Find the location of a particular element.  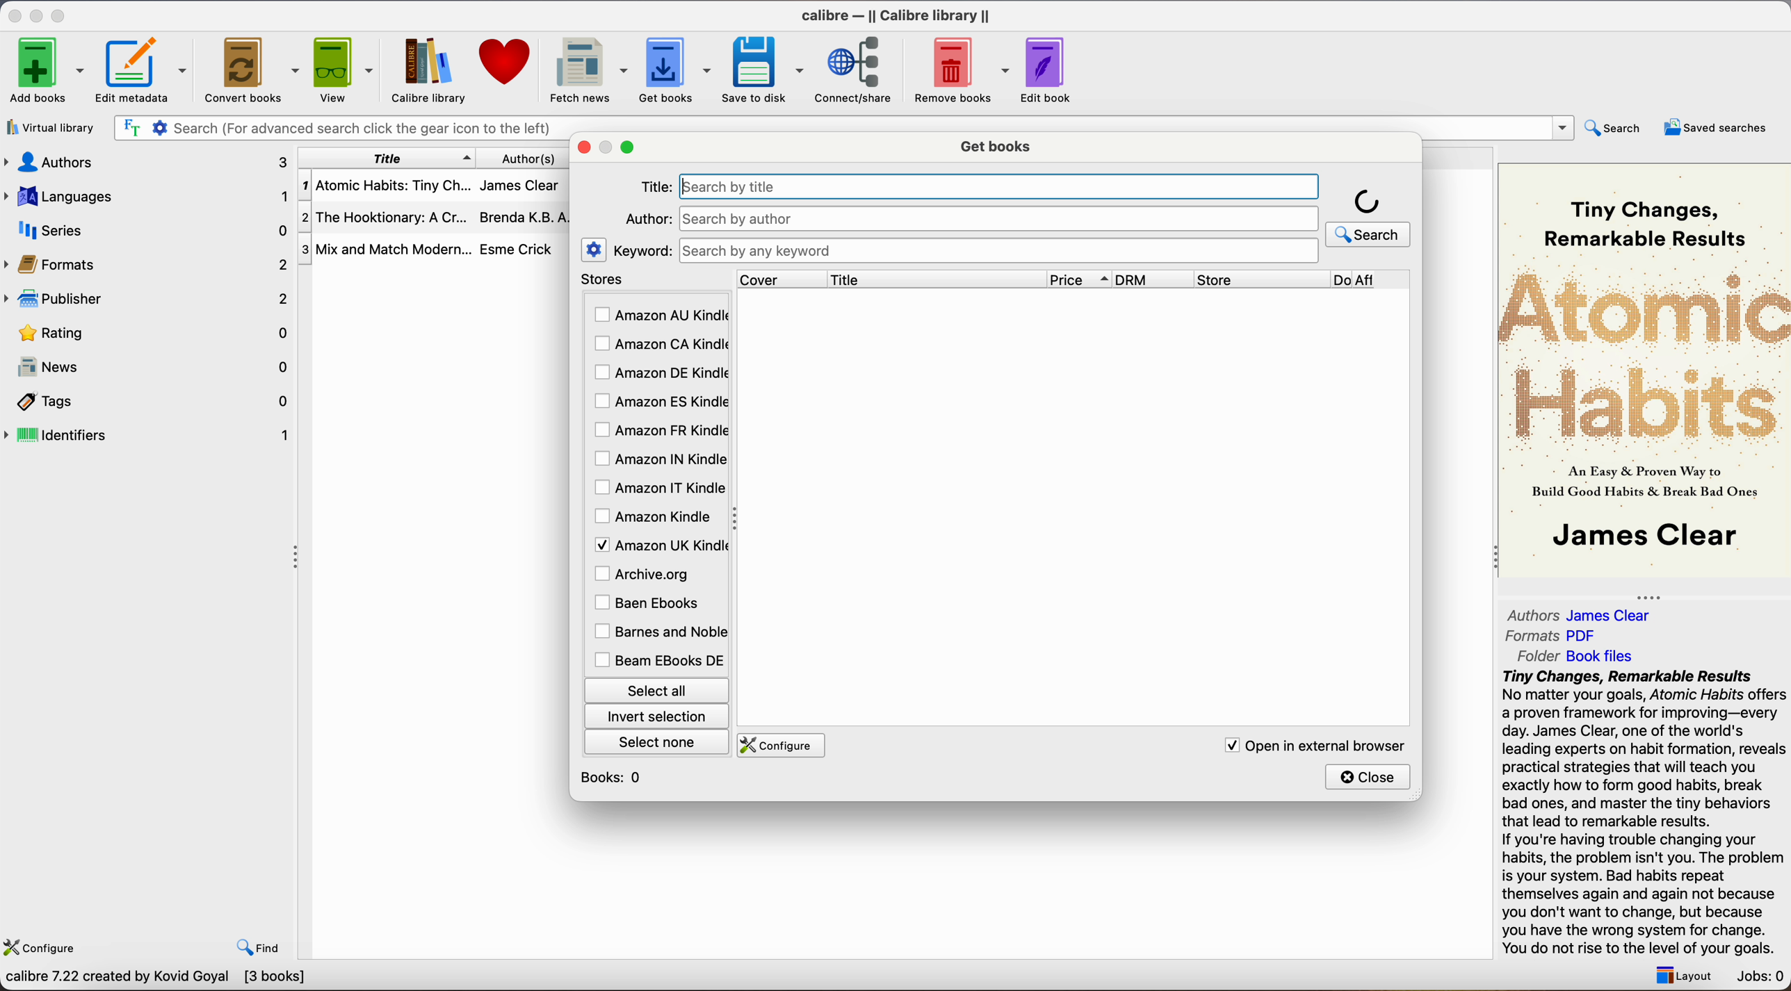

layout is located at coordinates (1680, 975).